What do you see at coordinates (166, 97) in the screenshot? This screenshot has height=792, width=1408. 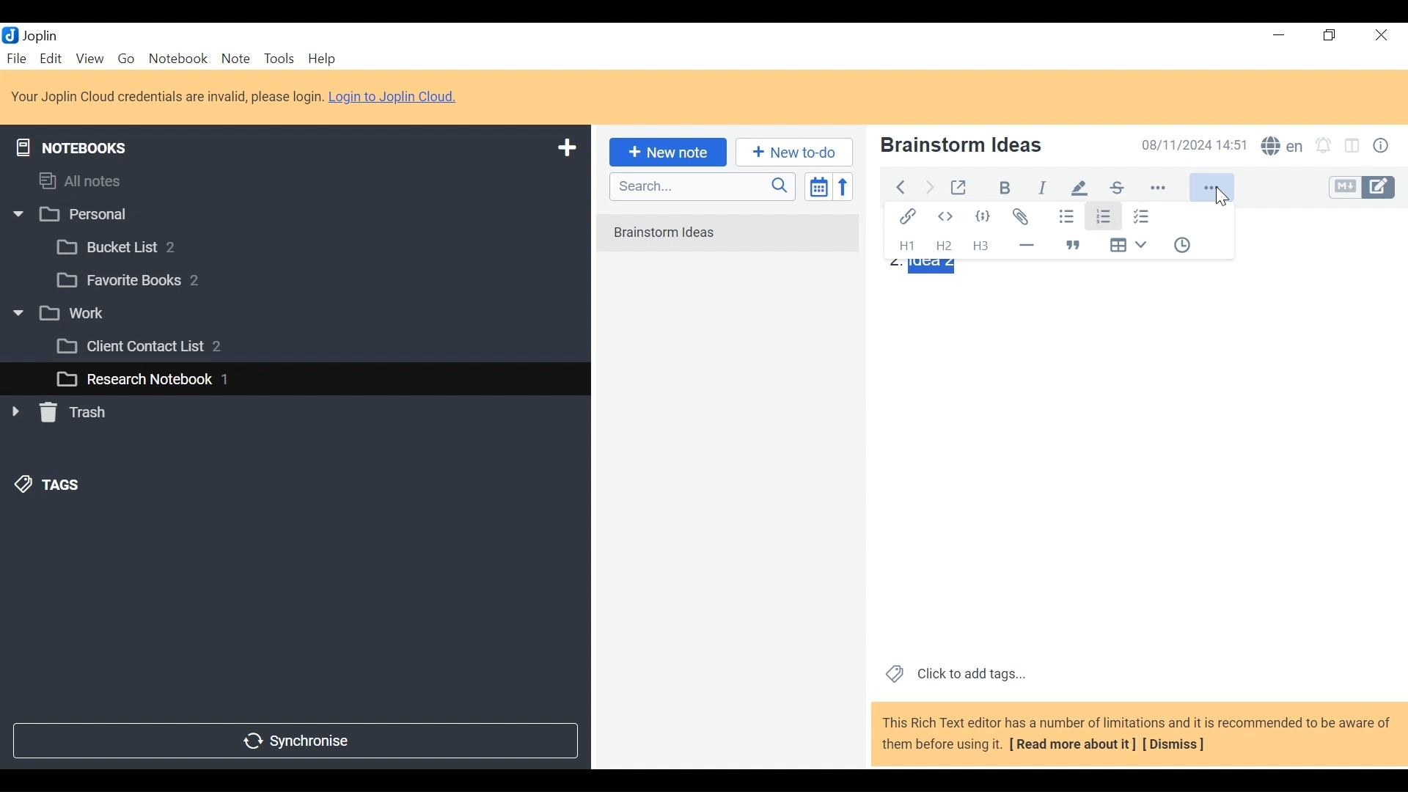 I see `Login to Joplin Cloud` at bounding box center [166, 97].